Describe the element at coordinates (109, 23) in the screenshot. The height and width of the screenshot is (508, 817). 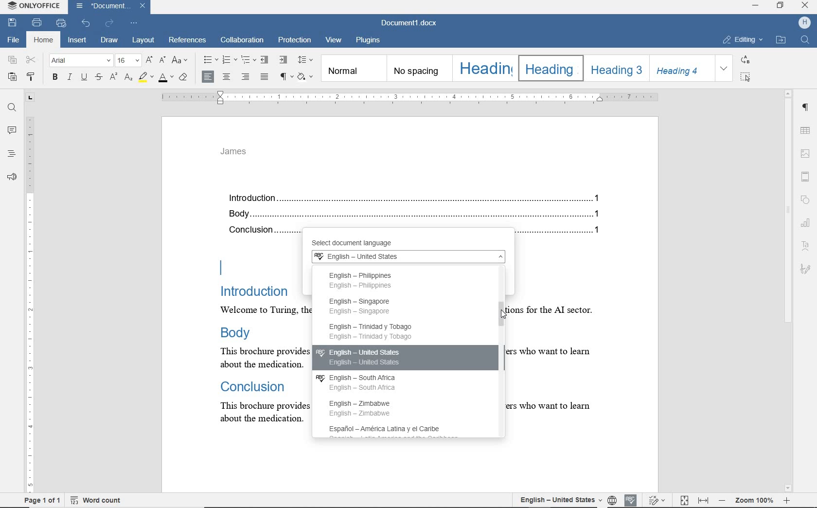
I see `redo` at that location.